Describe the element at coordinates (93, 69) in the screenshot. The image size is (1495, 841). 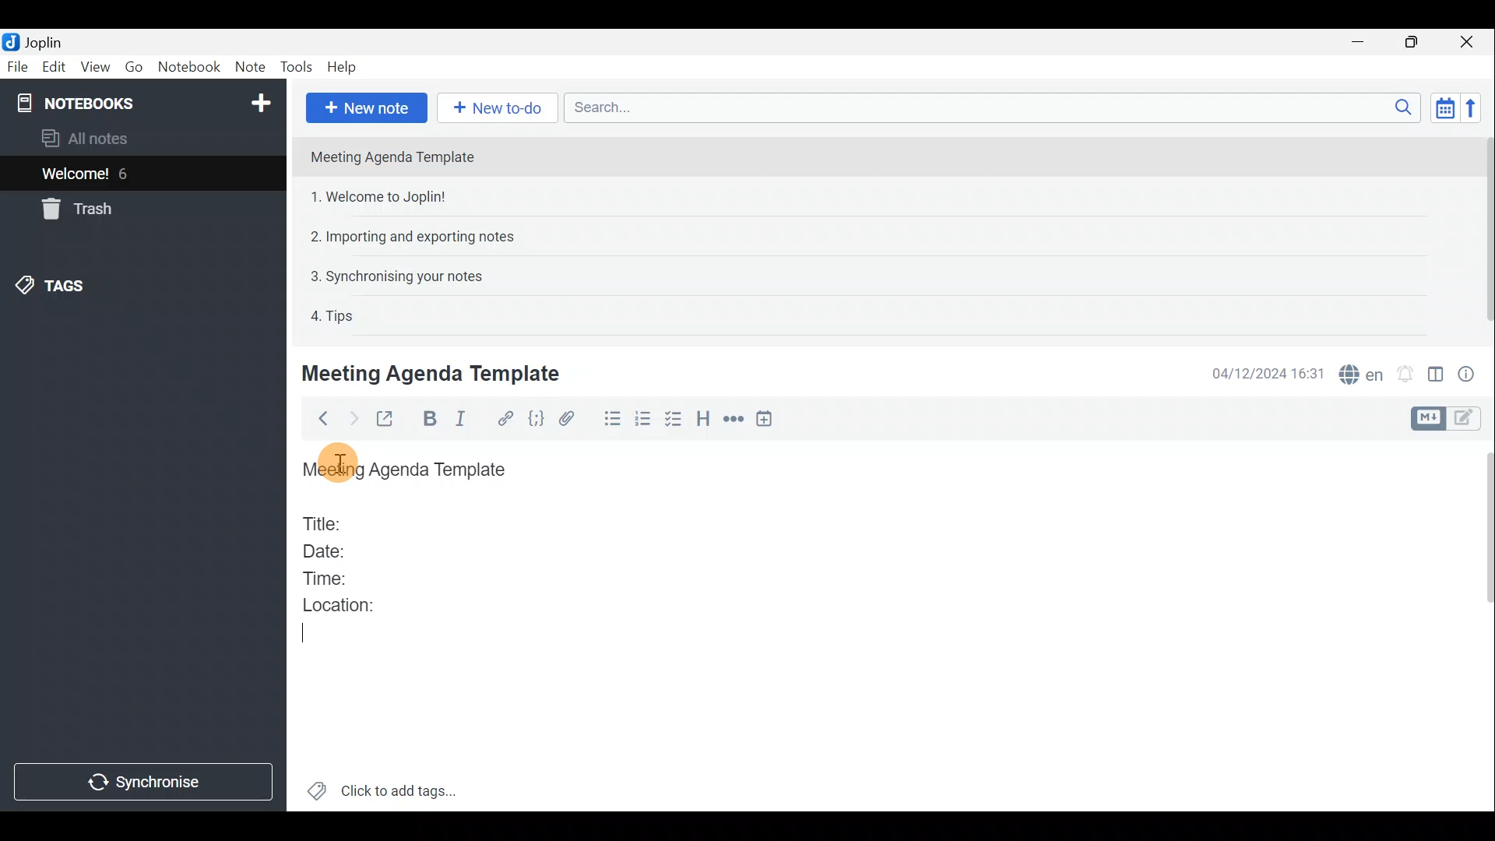
I see `View` at that location.